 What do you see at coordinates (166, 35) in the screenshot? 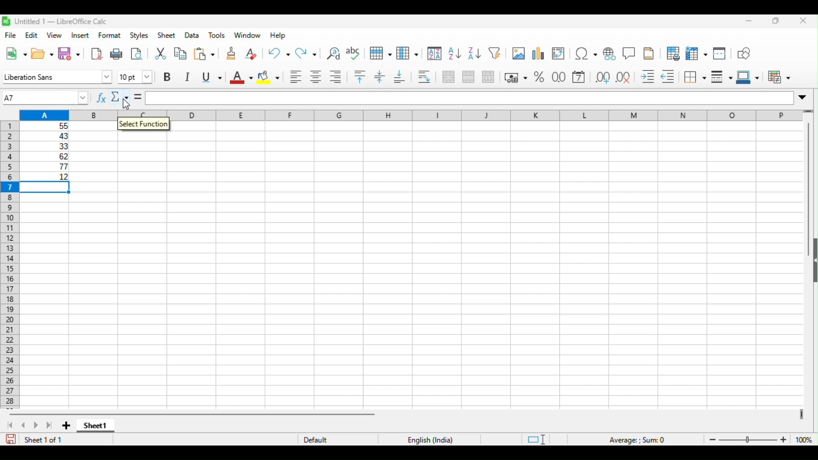
I see `sheet` at bounding box center [166, 35].